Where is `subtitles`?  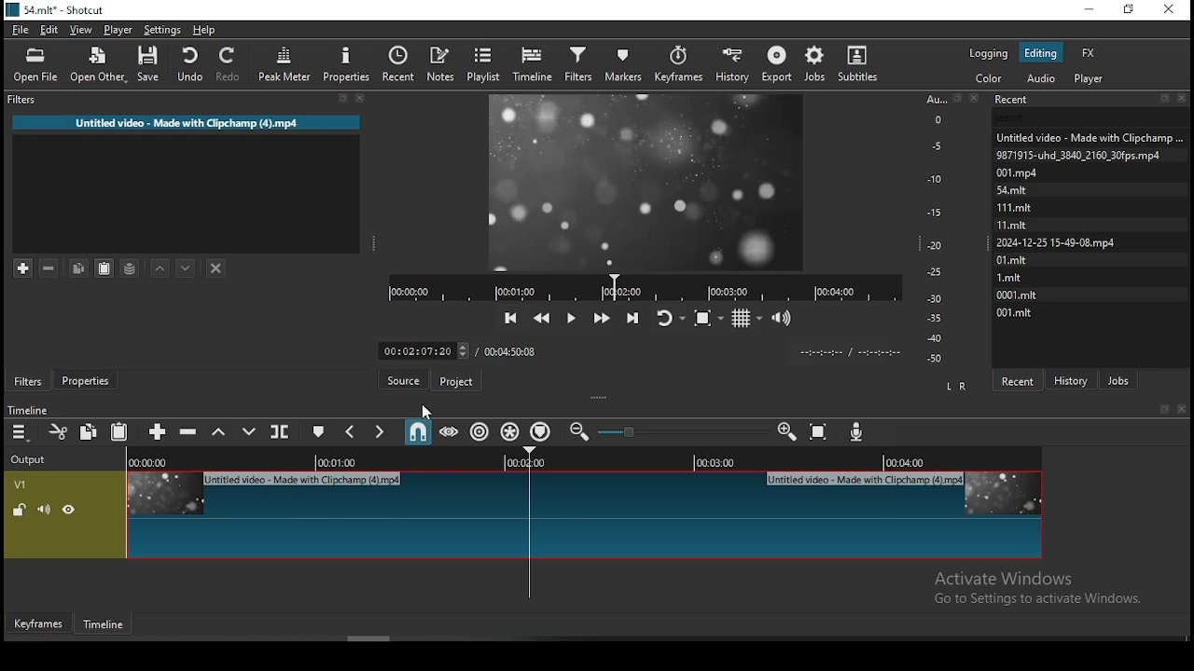
subtitles is located at coordinates (862, 64).